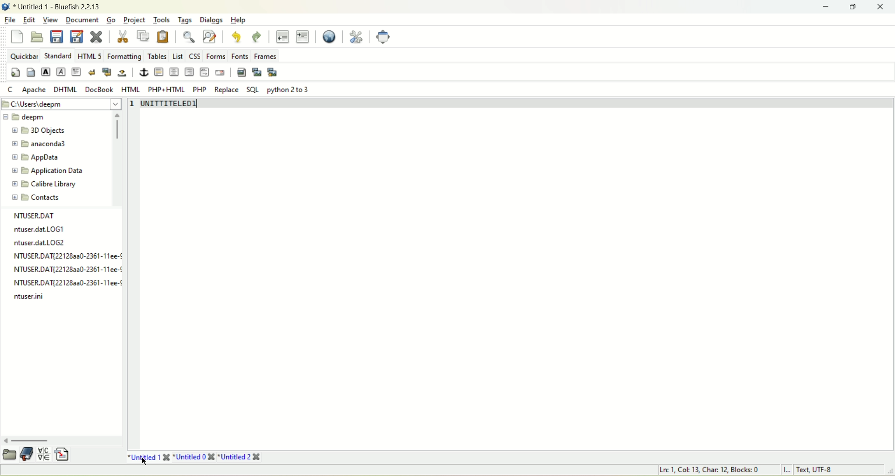  What do you see at coordinates (9, 455) in the screenshot?
I see `open ` at bounding box center [9, 455].